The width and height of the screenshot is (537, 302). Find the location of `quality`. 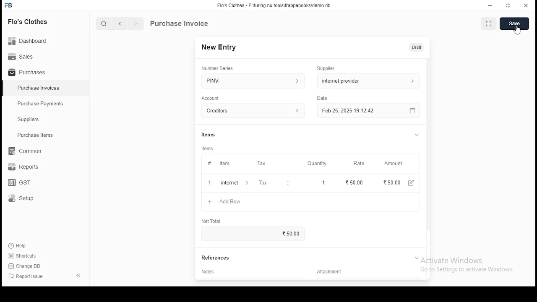

quality is located at coordinates (317, 164).